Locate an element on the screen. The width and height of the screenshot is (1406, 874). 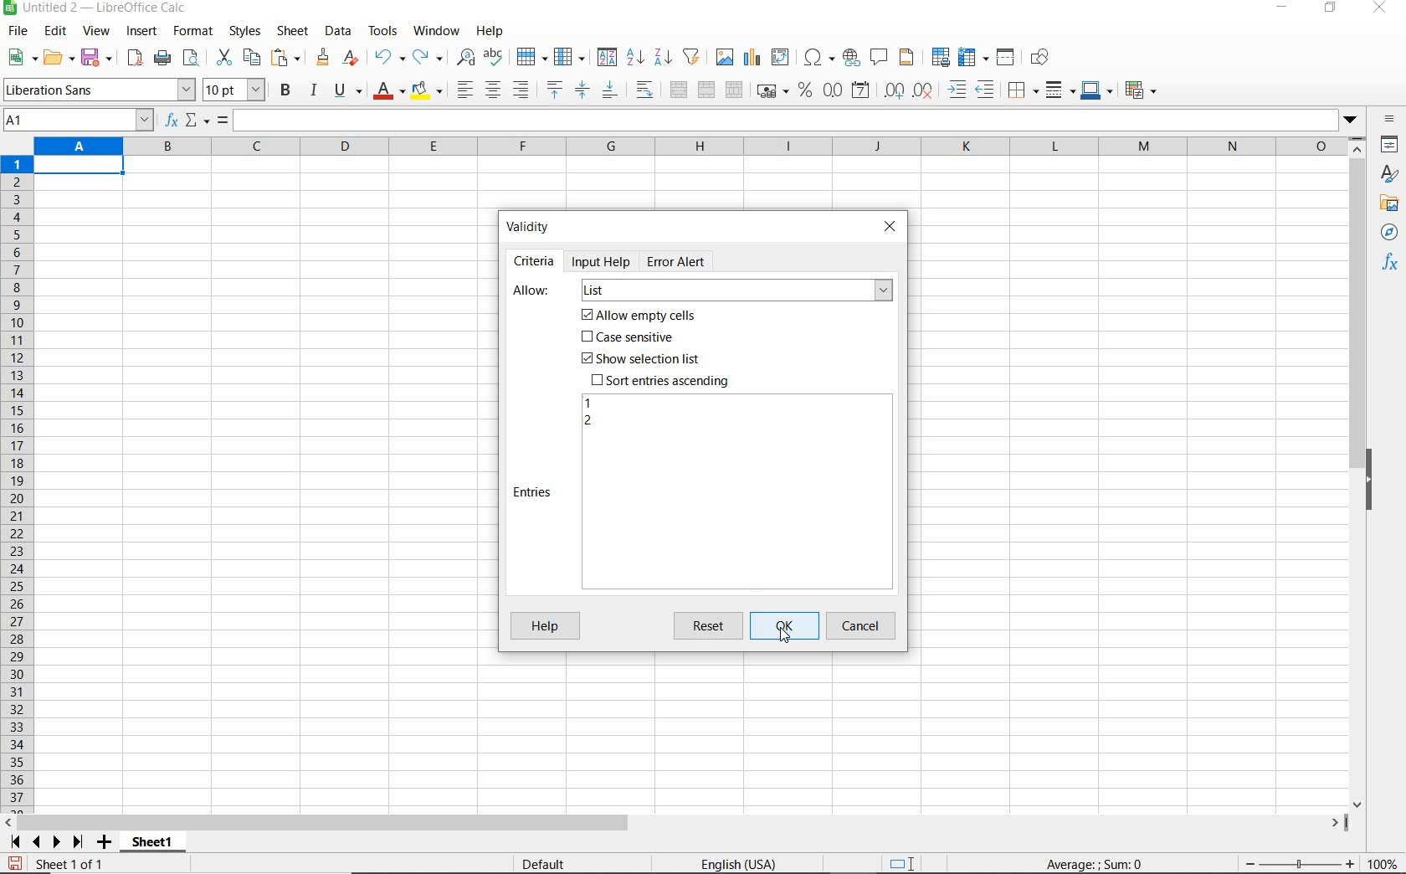
Help is located at coordinates (543, 627).